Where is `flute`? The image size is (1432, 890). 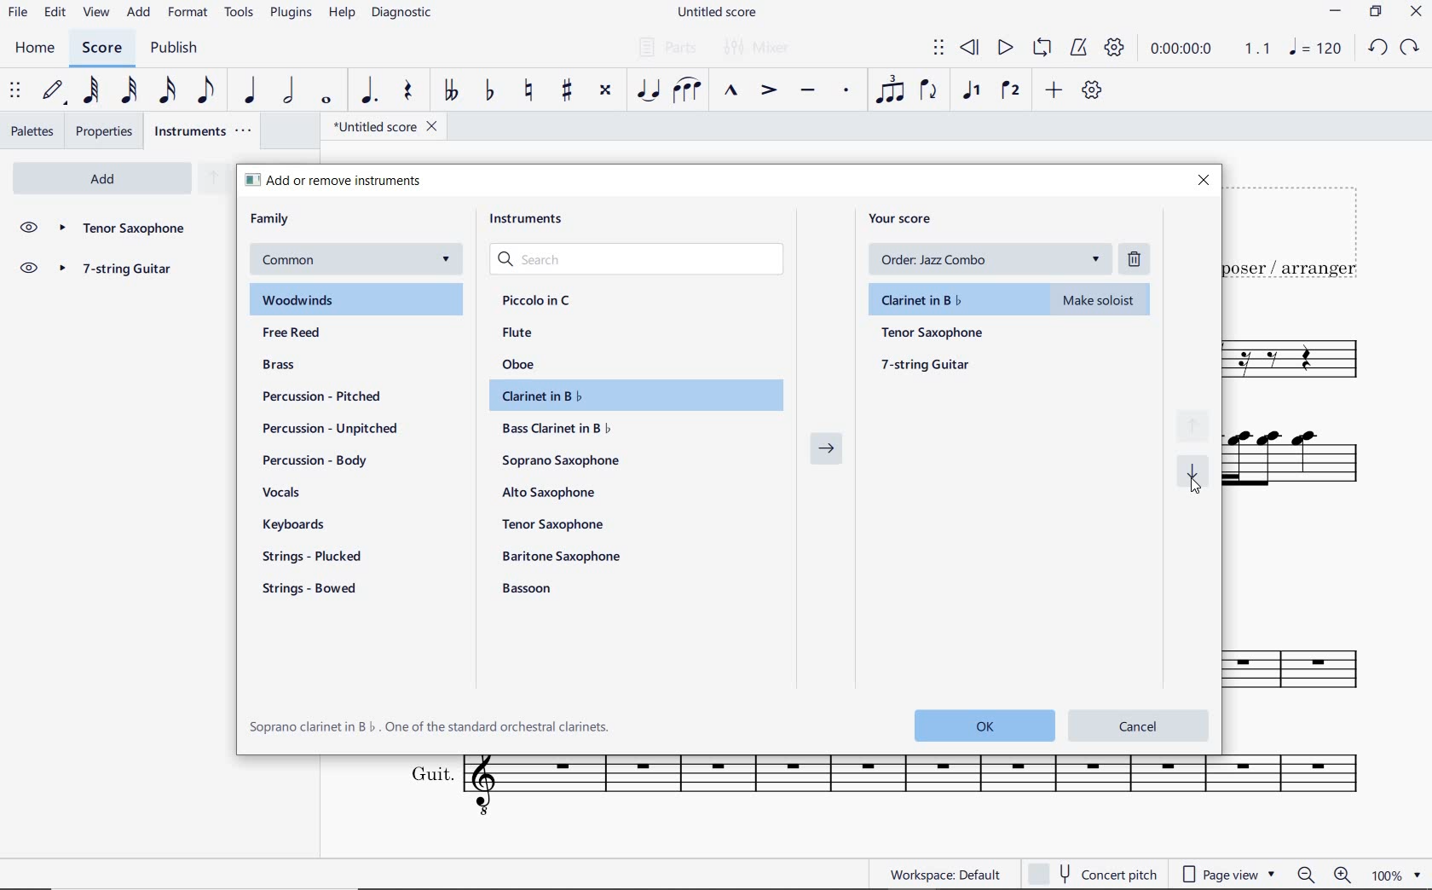
flute is located at coordinates (517, 332).